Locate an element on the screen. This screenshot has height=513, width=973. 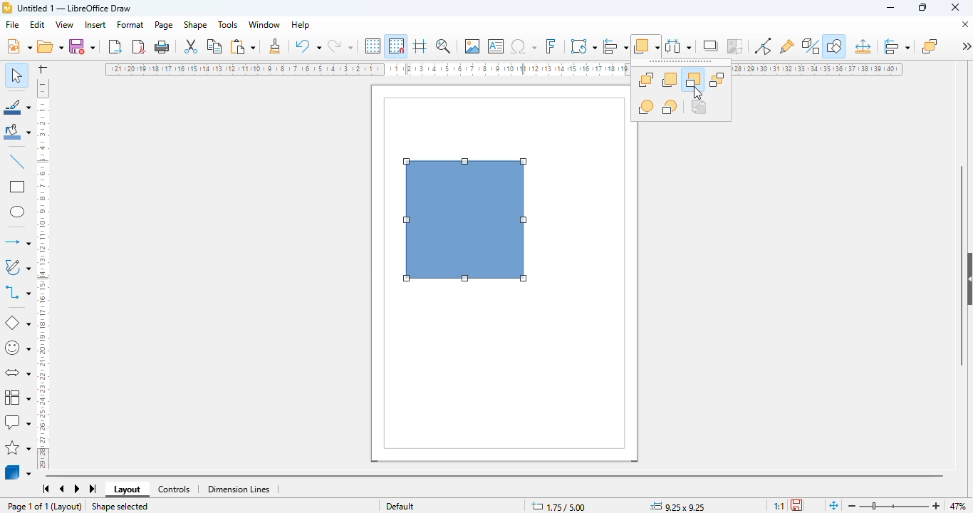
more options is located at coordinates (966, 46).